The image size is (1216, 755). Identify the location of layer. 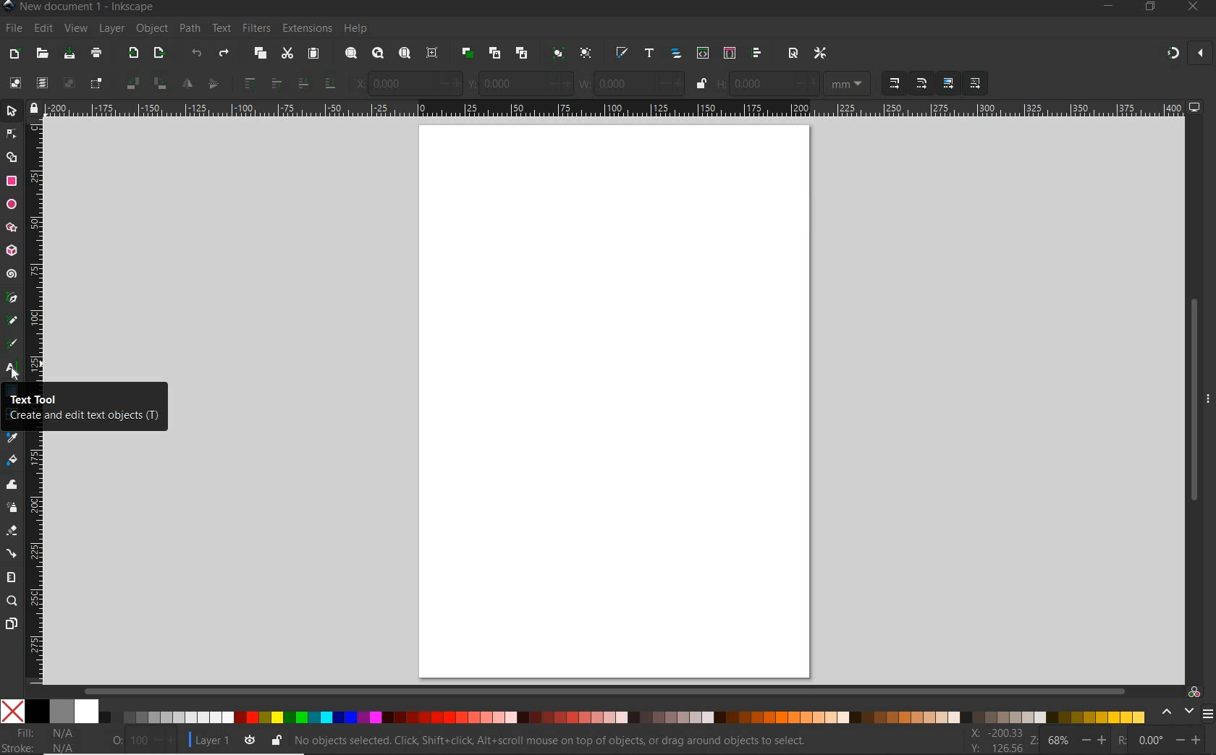
(108, 28).